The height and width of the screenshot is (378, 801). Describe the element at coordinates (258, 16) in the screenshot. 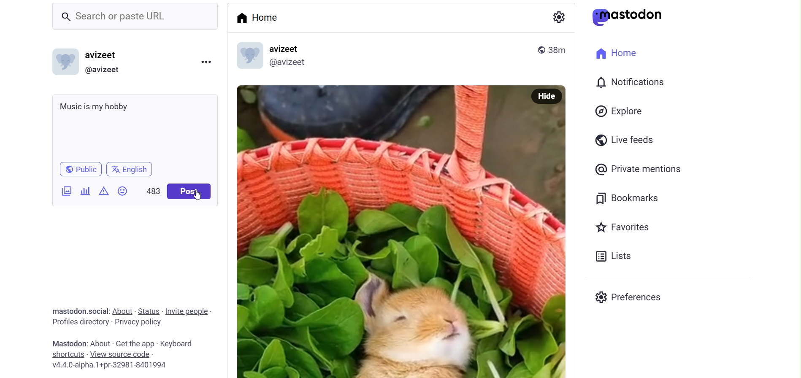

I see `Home` at that location.